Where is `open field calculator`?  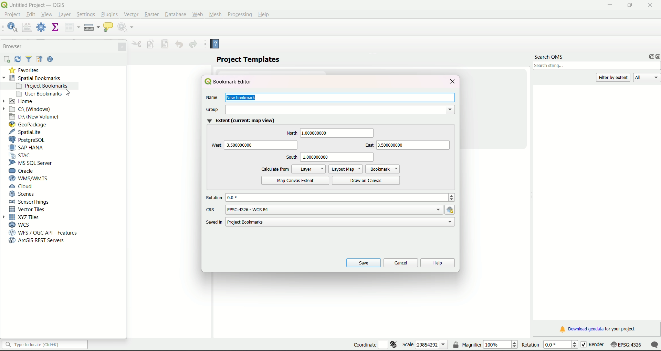
open field calculator is located at coordinates (27, 27).